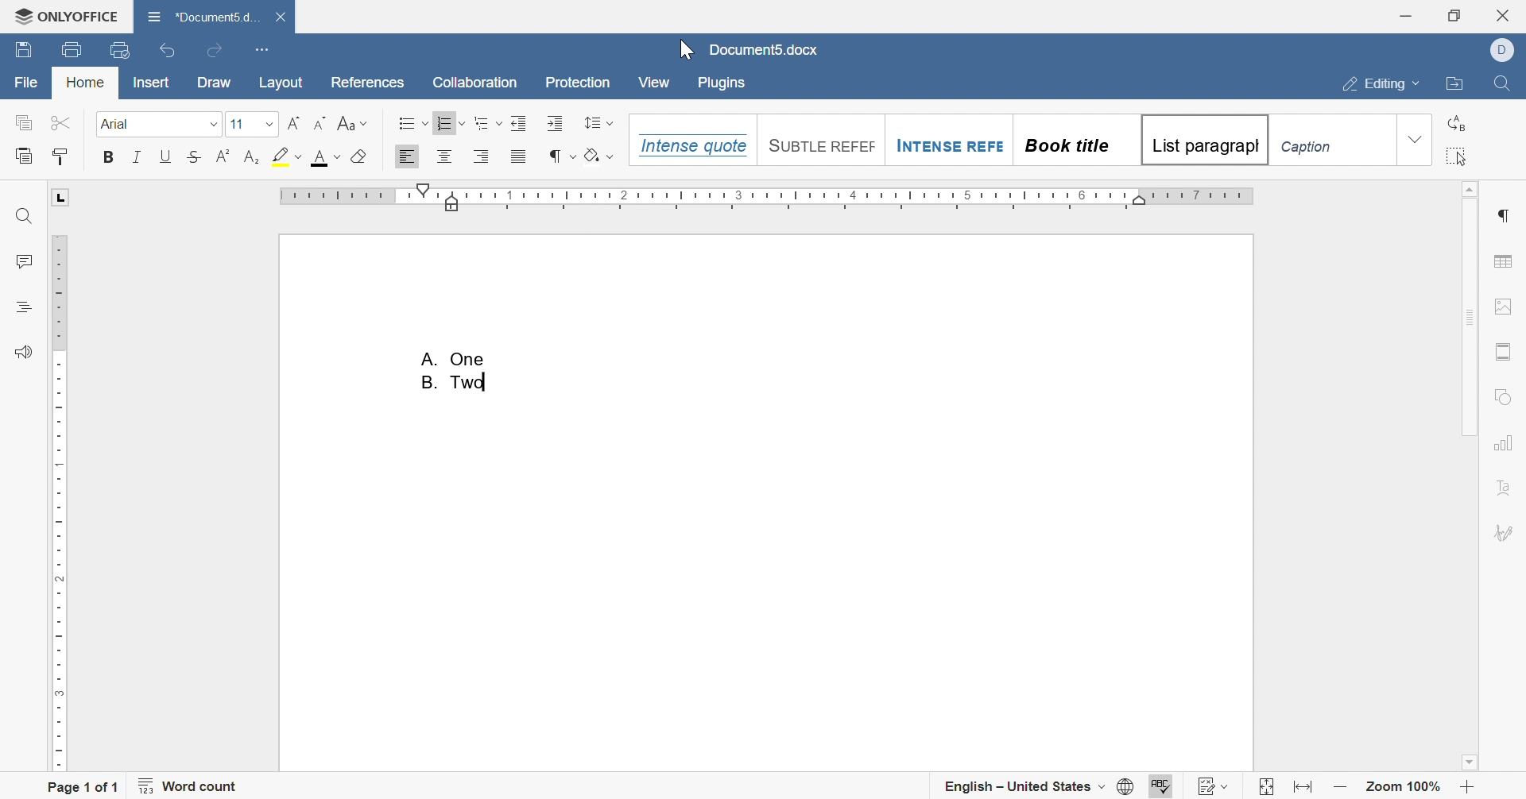  I want to click on headings, so click(23, 307).